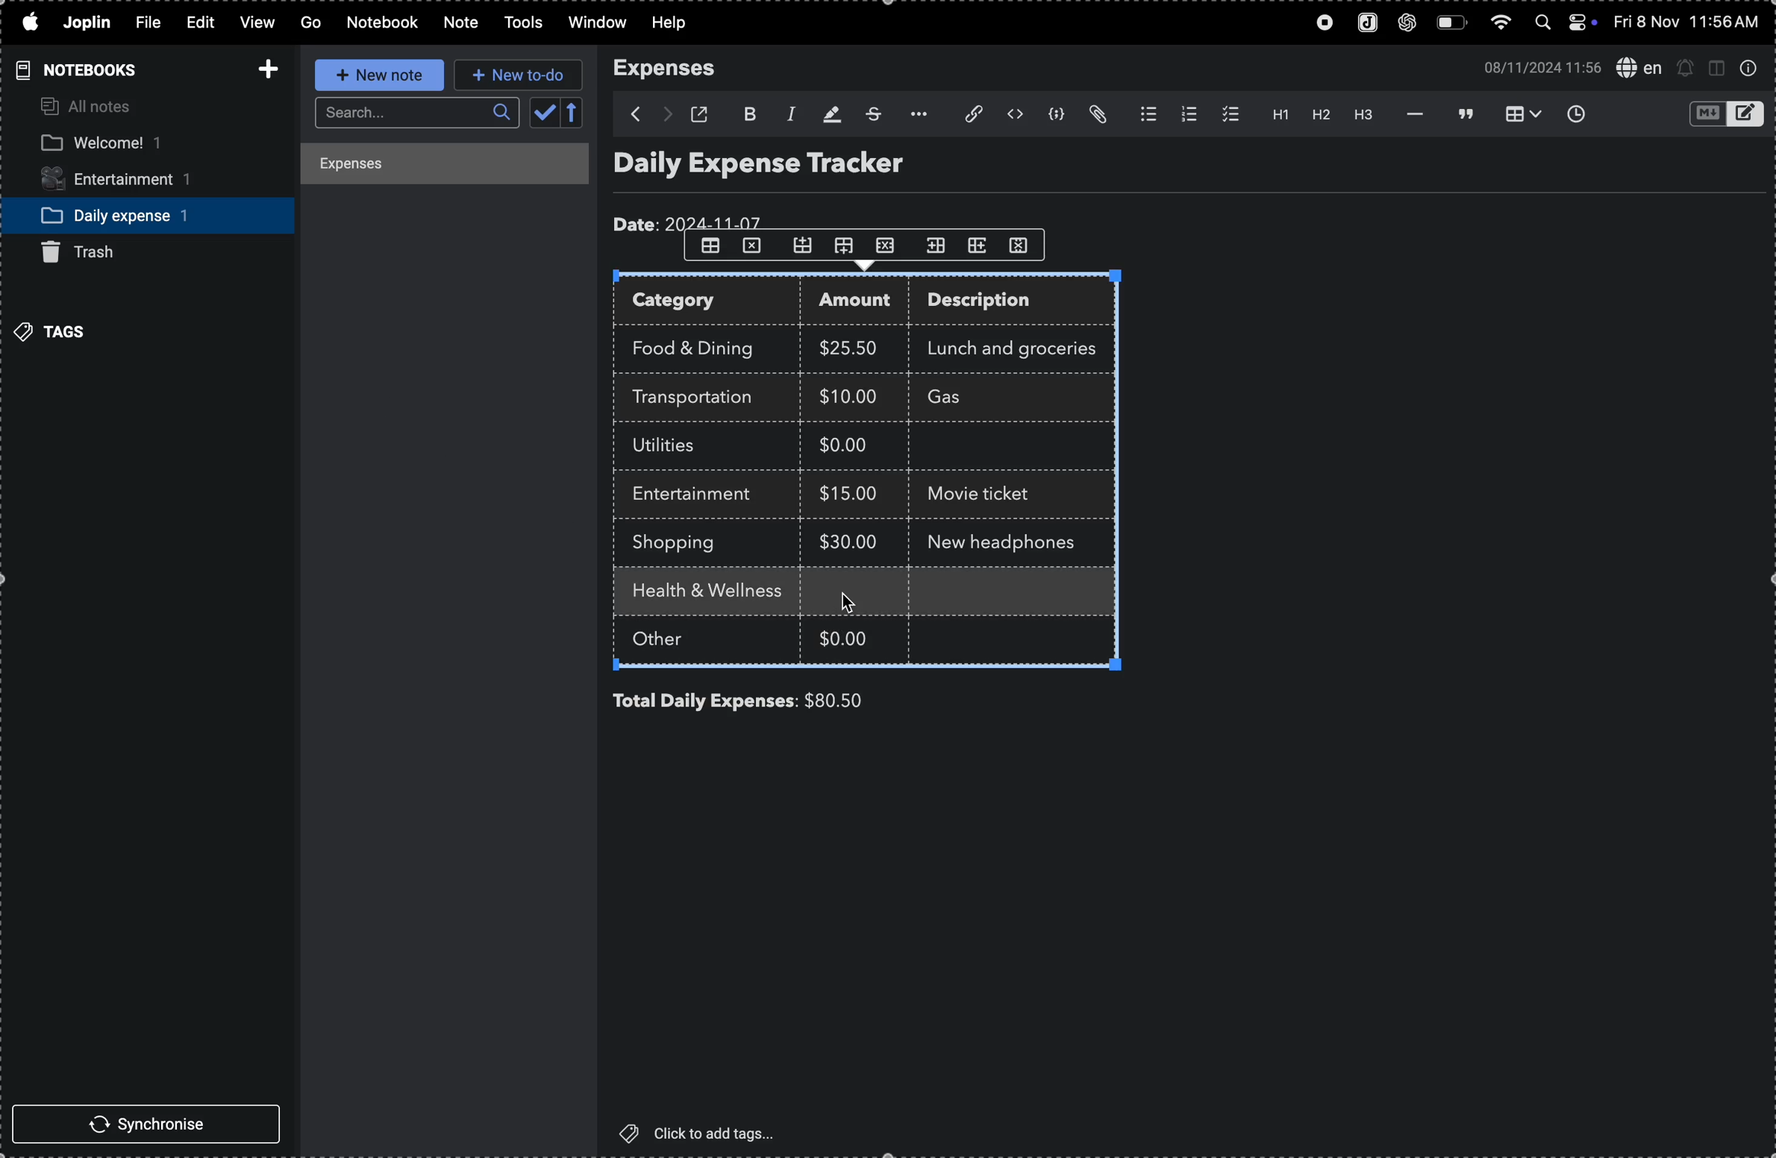 The height and width of the screenshot is (1158, 1776). Describe the element at coordinates (748, 112) in the screenshot. I see `bold` at that location.